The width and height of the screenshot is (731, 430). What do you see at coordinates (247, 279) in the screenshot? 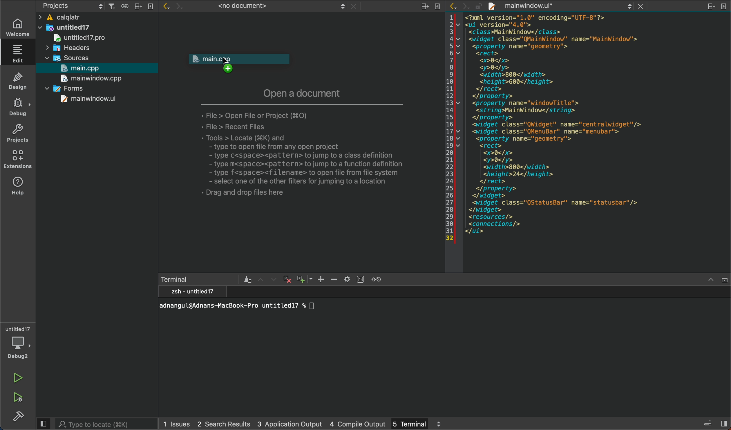
I see `clear` at bounding box center [247, 279].